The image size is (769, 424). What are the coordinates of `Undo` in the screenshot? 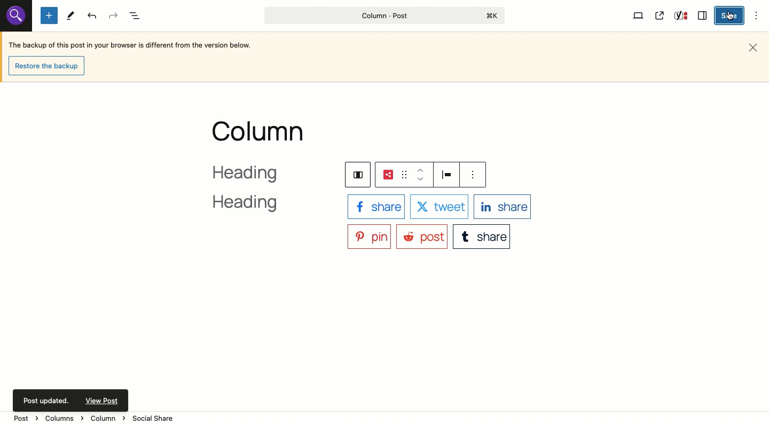 It's located at (93, 16).